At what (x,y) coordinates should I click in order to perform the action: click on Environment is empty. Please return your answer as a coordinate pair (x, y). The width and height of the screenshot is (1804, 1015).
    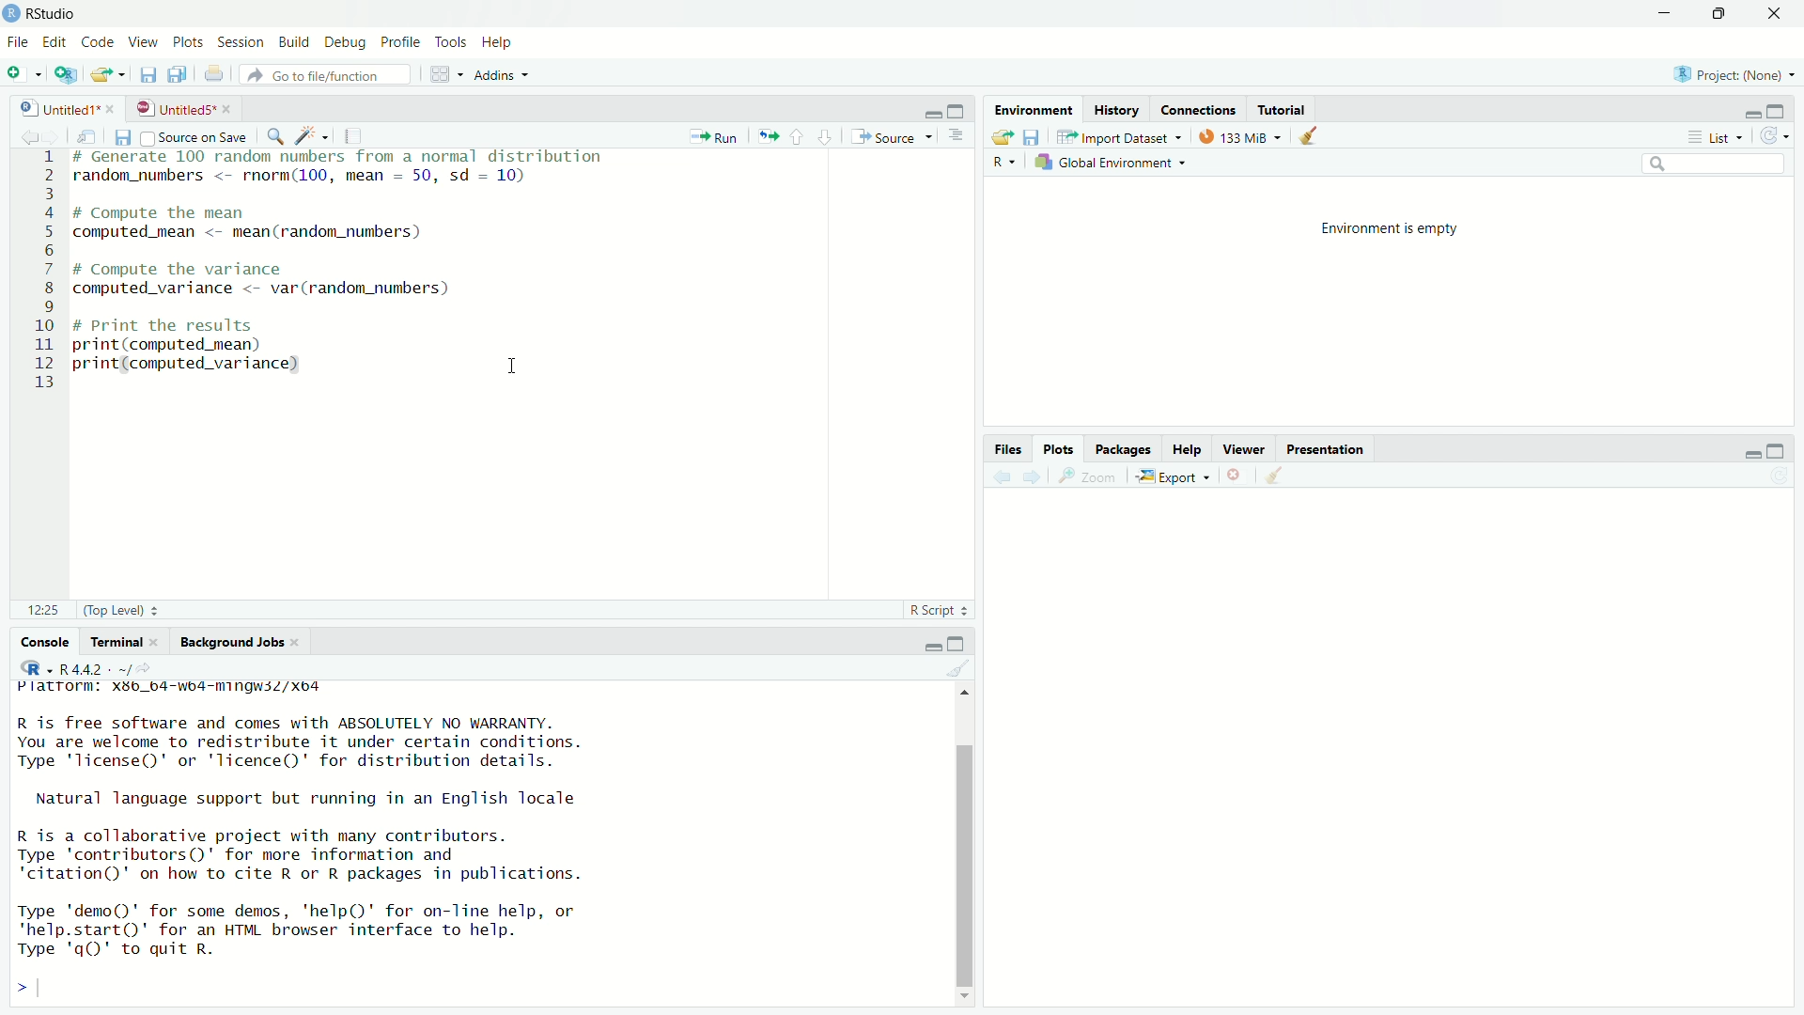
    Looking at the image, I should click on (1391, 232).